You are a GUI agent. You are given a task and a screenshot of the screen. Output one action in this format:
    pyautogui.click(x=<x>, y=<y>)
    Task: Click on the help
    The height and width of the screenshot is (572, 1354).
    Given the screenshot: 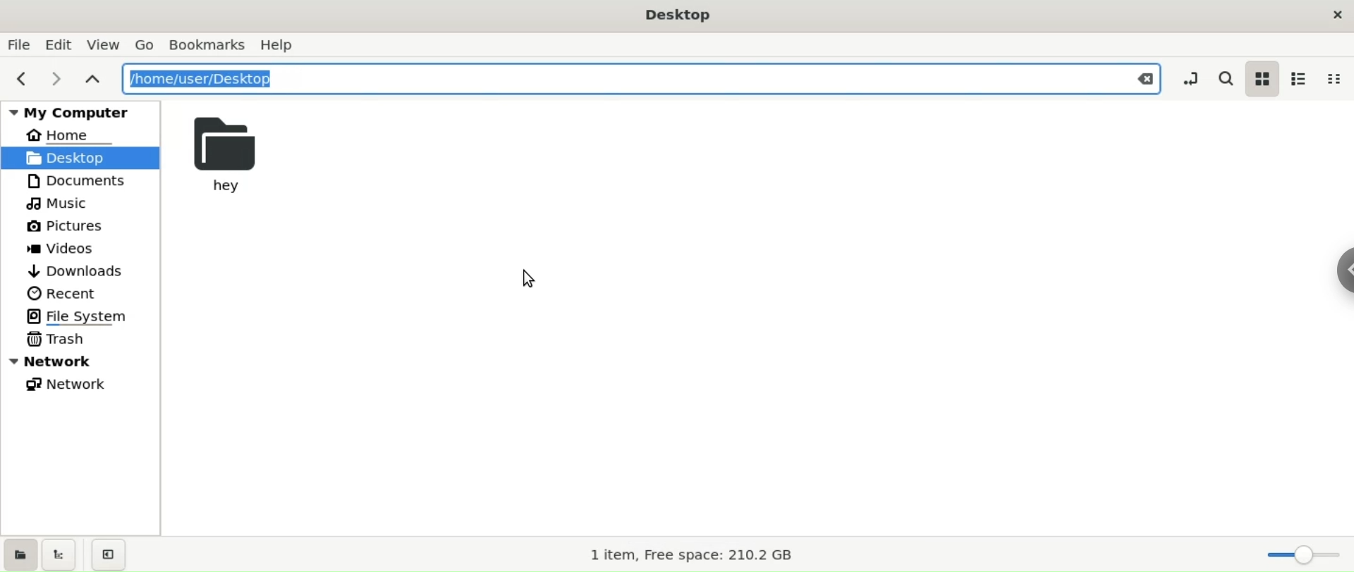 What is the action you would take?
    pyautogui.click(x=284, y=46)
    